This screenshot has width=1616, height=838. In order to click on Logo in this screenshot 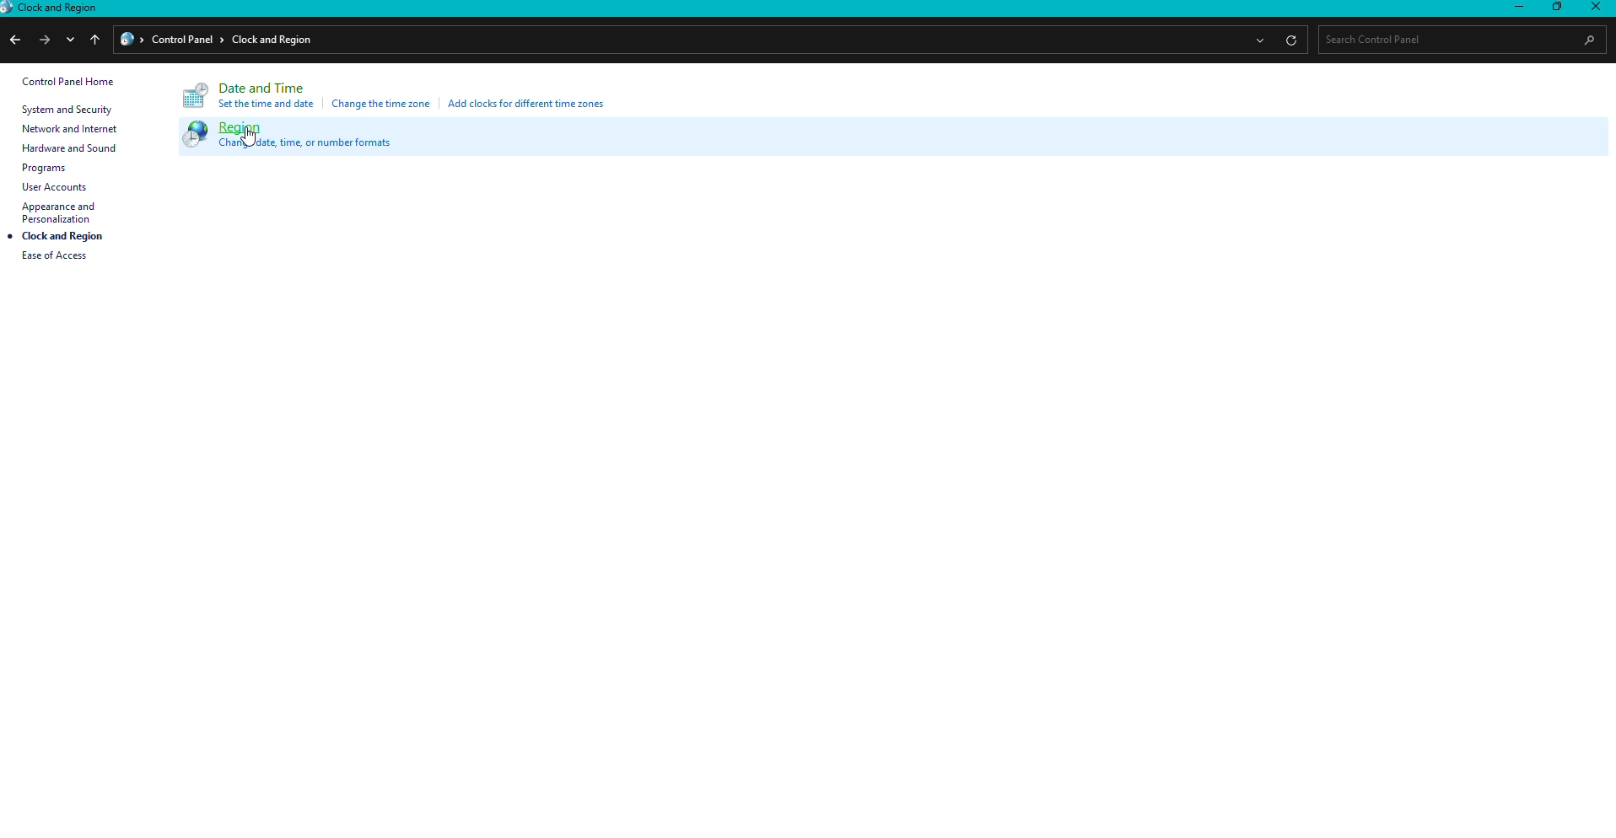, I will do `click(194, 98)`.